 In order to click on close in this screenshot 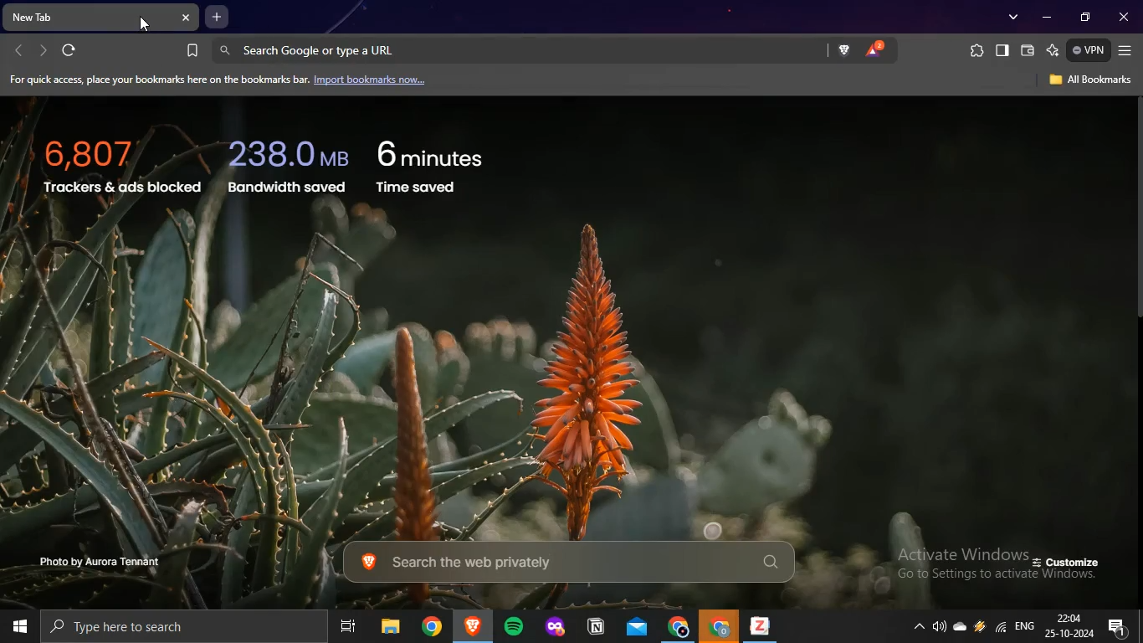, I will do `click(188, 17)`.